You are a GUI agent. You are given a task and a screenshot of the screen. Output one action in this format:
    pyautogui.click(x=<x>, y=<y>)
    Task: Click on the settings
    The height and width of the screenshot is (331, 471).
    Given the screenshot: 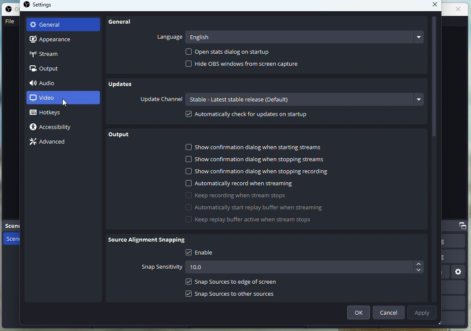 What is the action you would take?
    pyautogui.click(x=46, y=6)
    